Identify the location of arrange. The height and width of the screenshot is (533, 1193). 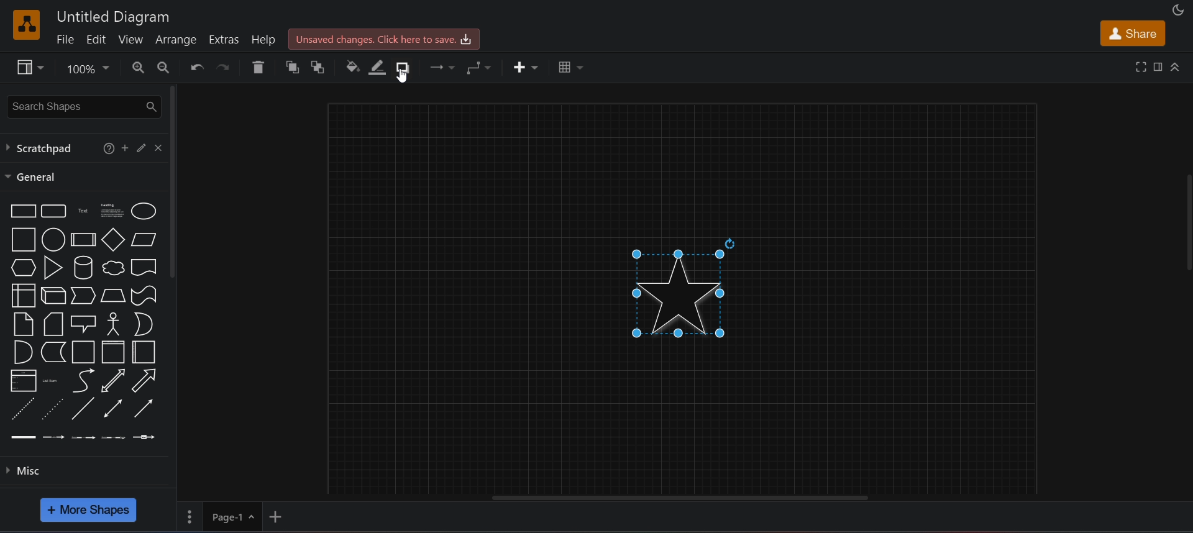
(176, 40).